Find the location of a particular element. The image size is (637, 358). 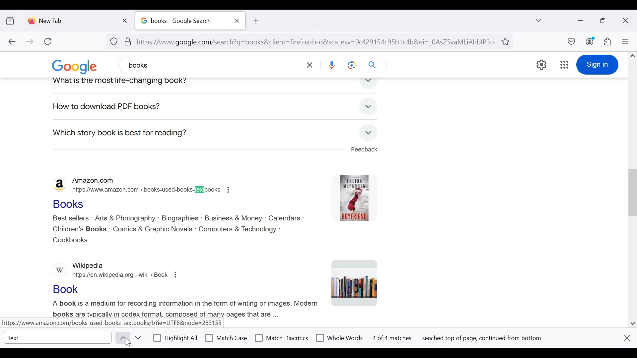

tools is located at coordinates (374, 108).